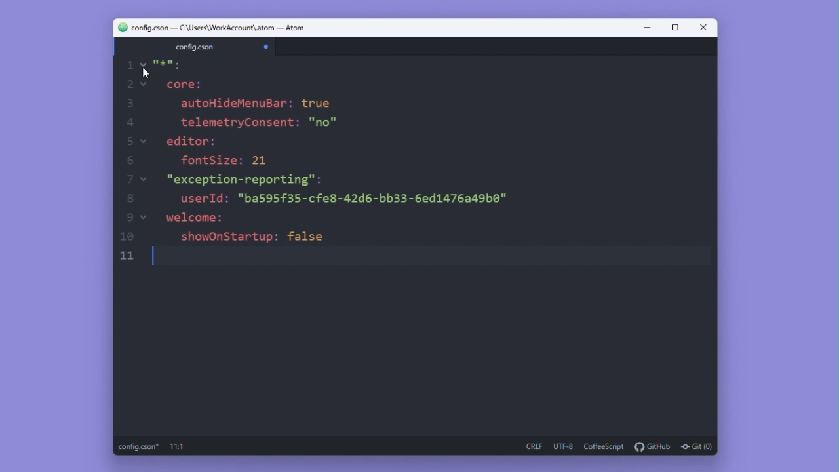  I want to click on scale, so click(127, 162).